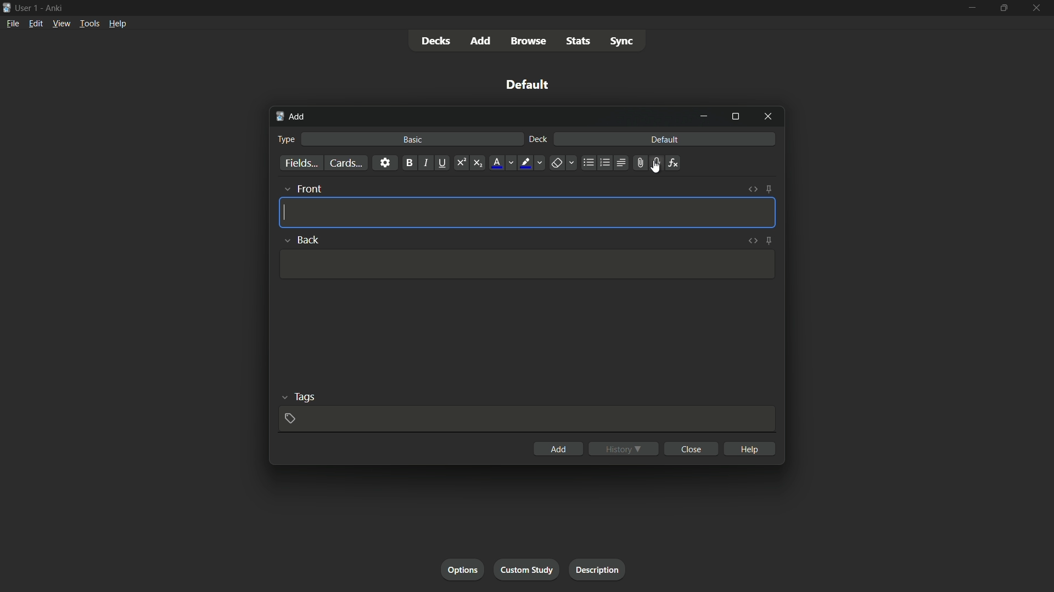 This screenshot has height=592, width=1054. Describe the element at coordinates (735, 117) in the screenshot. I see `maximize` at that location.